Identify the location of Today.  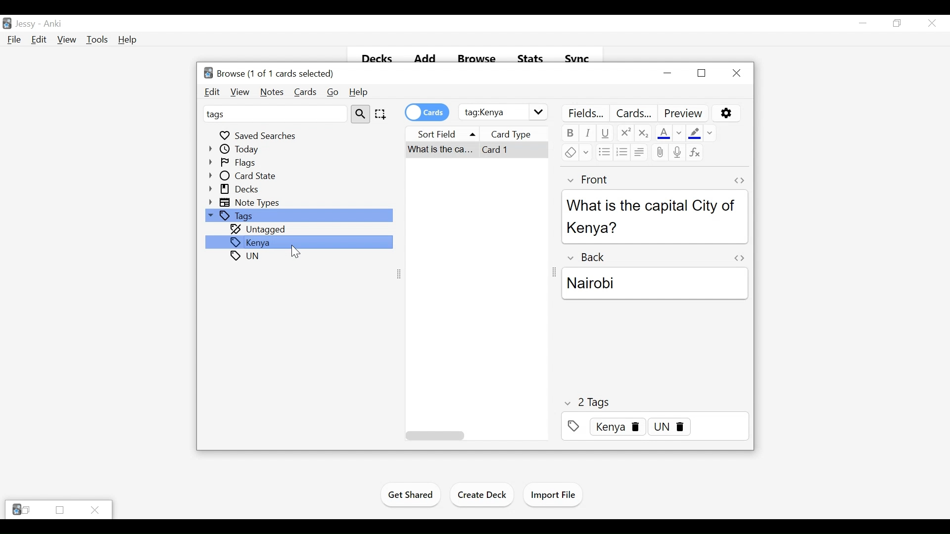
(236, 149).